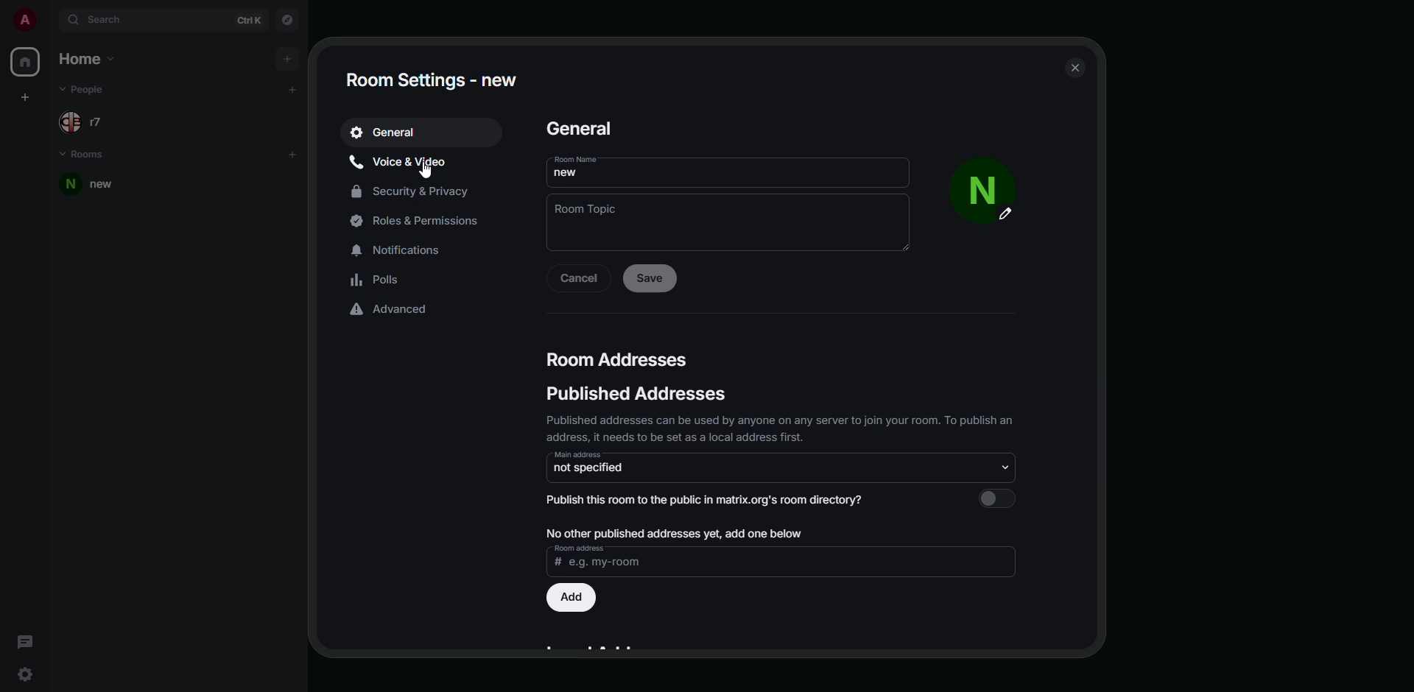  Describe the element at coordinates (24, 640) in the screenshot. I see `threads` at that location.